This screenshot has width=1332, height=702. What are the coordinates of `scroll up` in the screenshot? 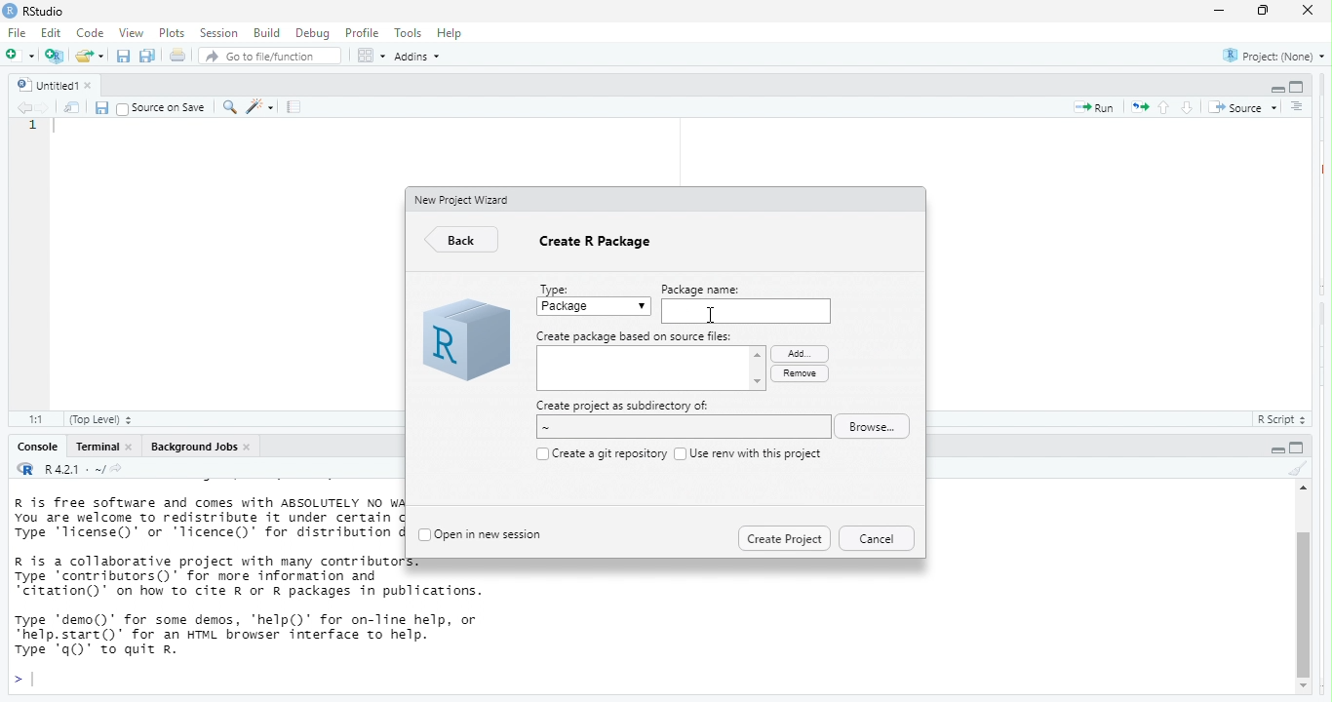 It's located at (1301, 490).